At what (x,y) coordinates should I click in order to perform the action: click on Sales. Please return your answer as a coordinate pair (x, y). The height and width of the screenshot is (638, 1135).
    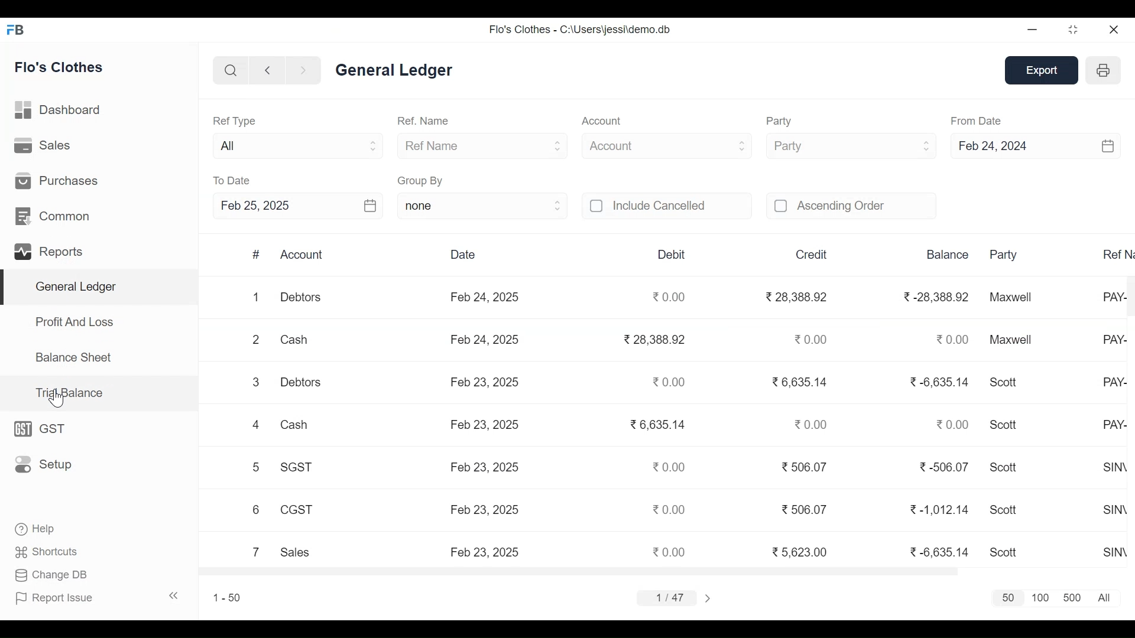
    Looking at the image, I should click on (298, 552).